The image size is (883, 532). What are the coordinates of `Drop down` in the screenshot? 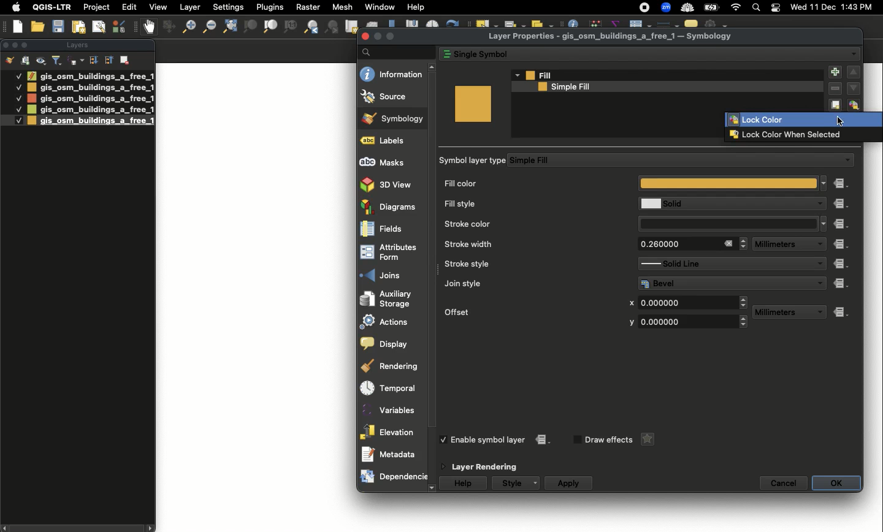 It's located at (537, 483).